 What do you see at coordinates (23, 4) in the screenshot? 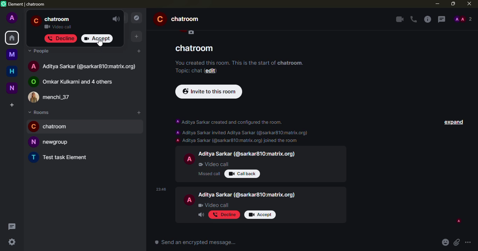
I see `element chatroom` at bounding box center [23, 4].